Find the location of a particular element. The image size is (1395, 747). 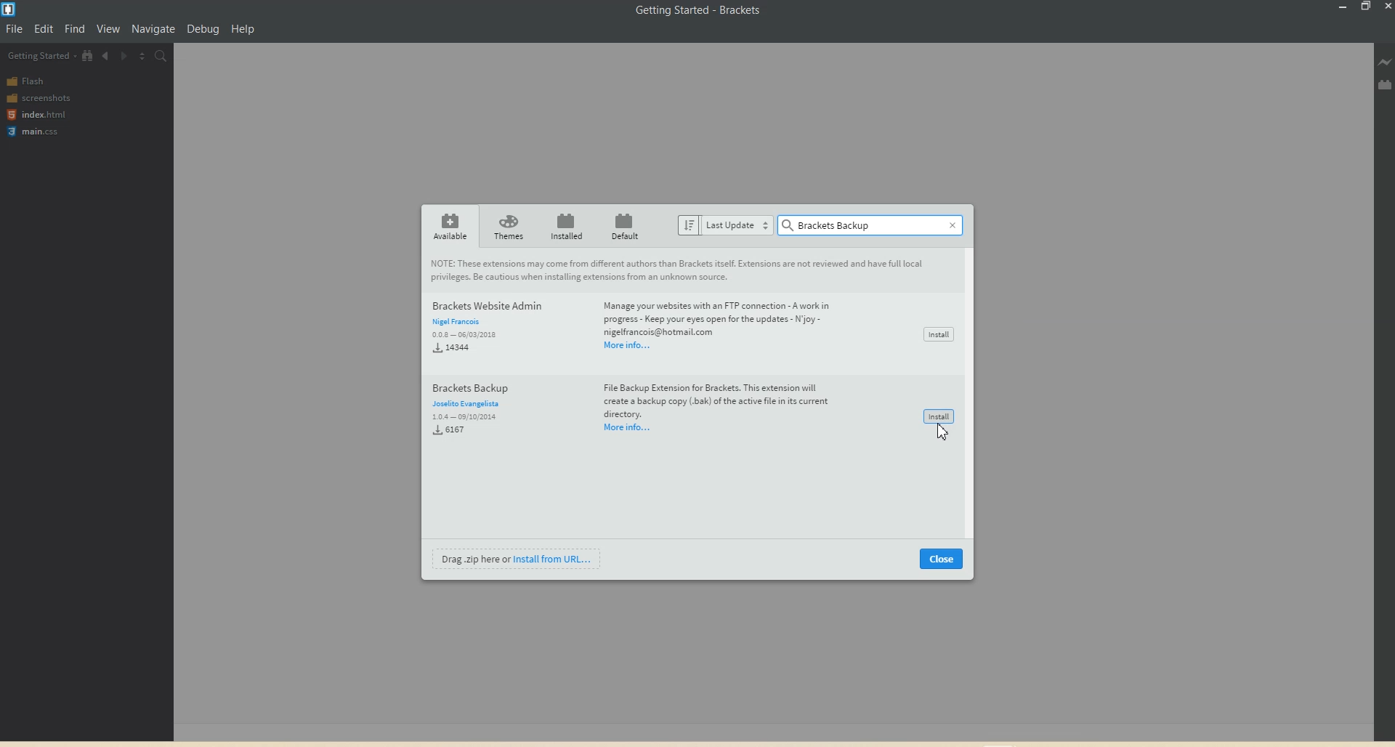

screenshots is located at coordinates (40, 97).